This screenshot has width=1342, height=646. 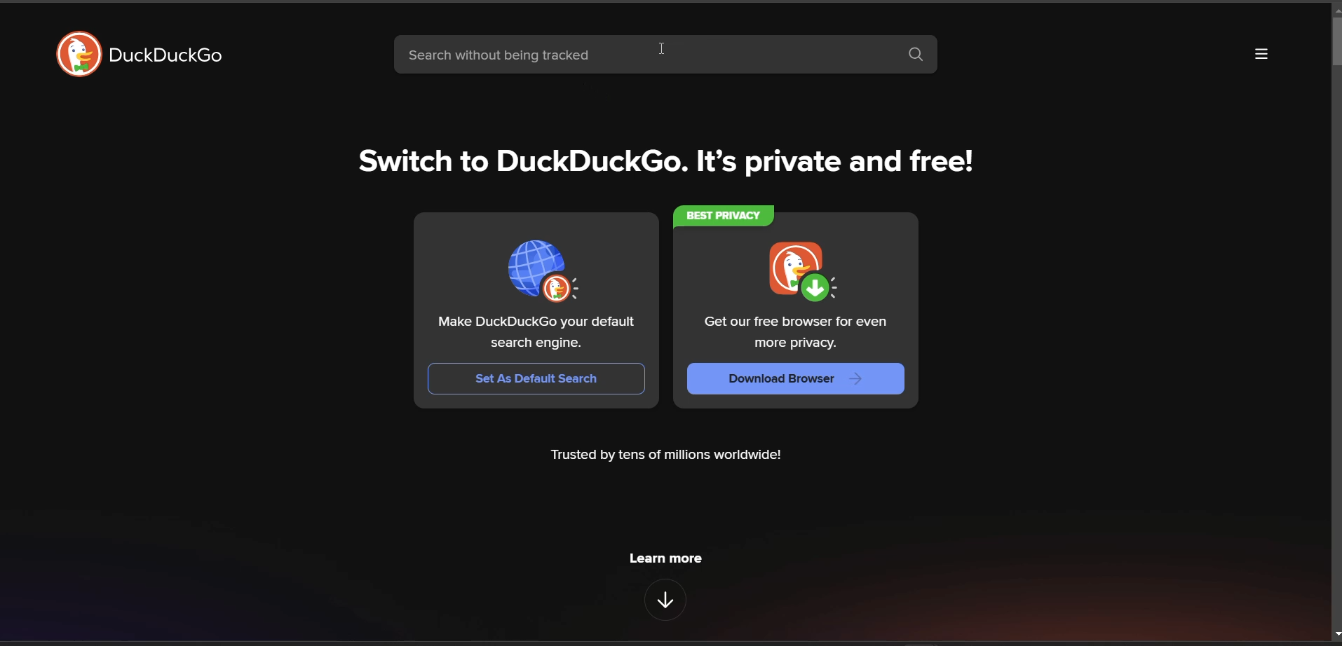 What do you see at coordinates (542, 268) in the screenshot?
I see `logo` at bounding box center [542, 268].